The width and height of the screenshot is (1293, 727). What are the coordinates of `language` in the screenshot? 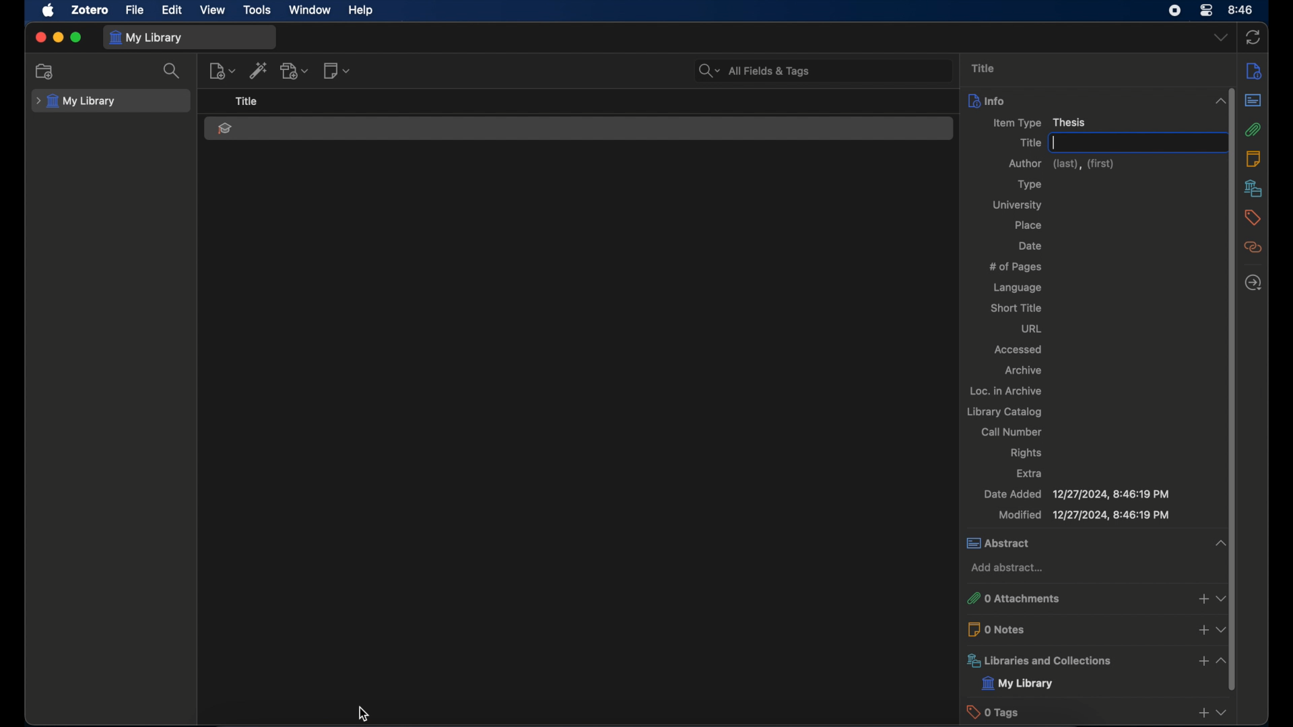 It's located at (1018, 288).